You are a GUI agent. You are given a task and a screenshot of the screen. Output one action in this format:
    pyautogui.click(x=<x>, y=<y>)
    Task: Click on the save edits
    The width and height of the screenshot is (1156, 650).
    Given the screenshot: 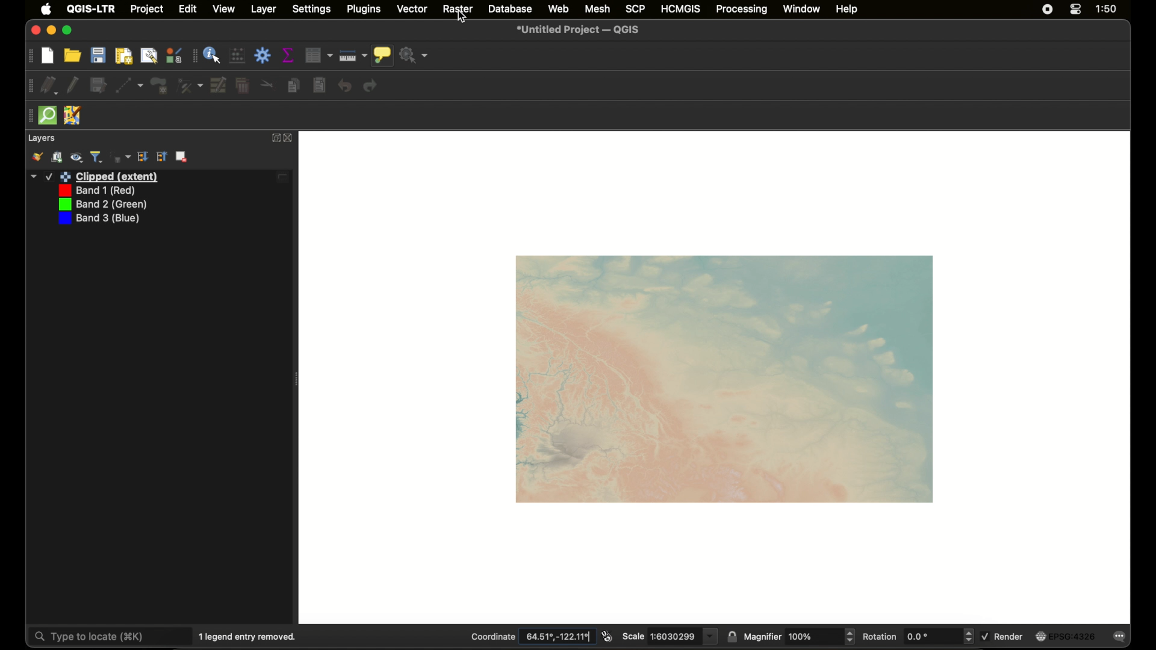 What is the action you would take?
    pyautogui.click(x=98, y=85)
    